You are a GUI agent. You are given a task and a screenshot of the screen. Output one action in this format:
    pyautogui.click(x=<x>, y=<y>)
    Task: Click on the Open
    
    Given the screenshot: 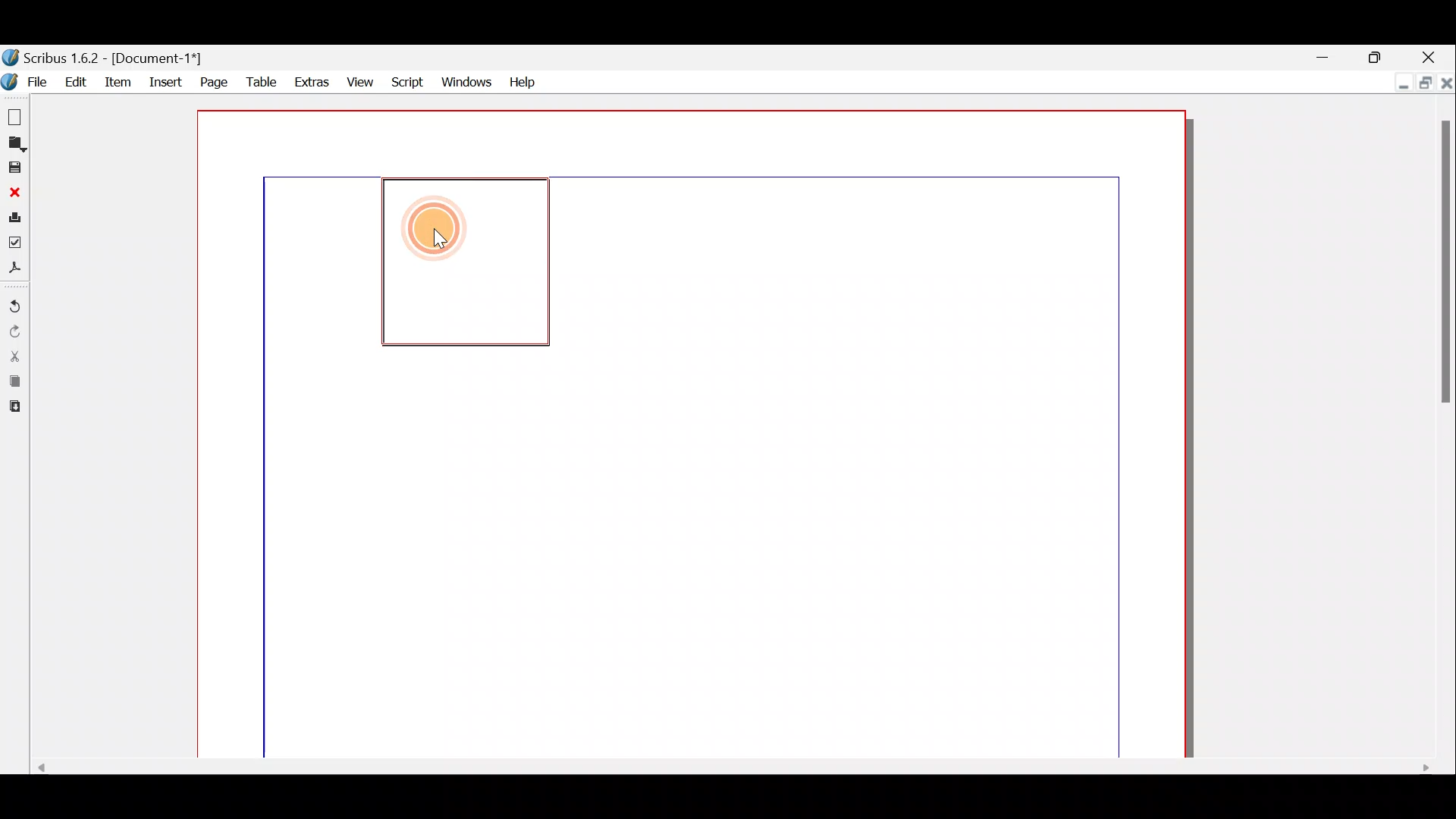 What is the action you would take?
    pyautogui.click(x=14, y=145)
    